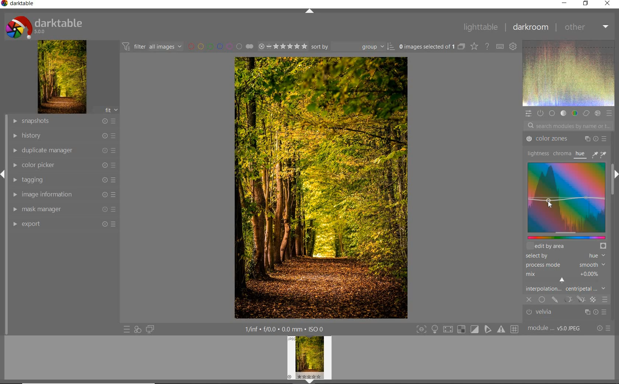 The height and width of the screenshot is (384, 619). Describe the element at coordinates (475, 46) in the screenshot. I see `CHANGE TYPE OVERRELAY` at that location.